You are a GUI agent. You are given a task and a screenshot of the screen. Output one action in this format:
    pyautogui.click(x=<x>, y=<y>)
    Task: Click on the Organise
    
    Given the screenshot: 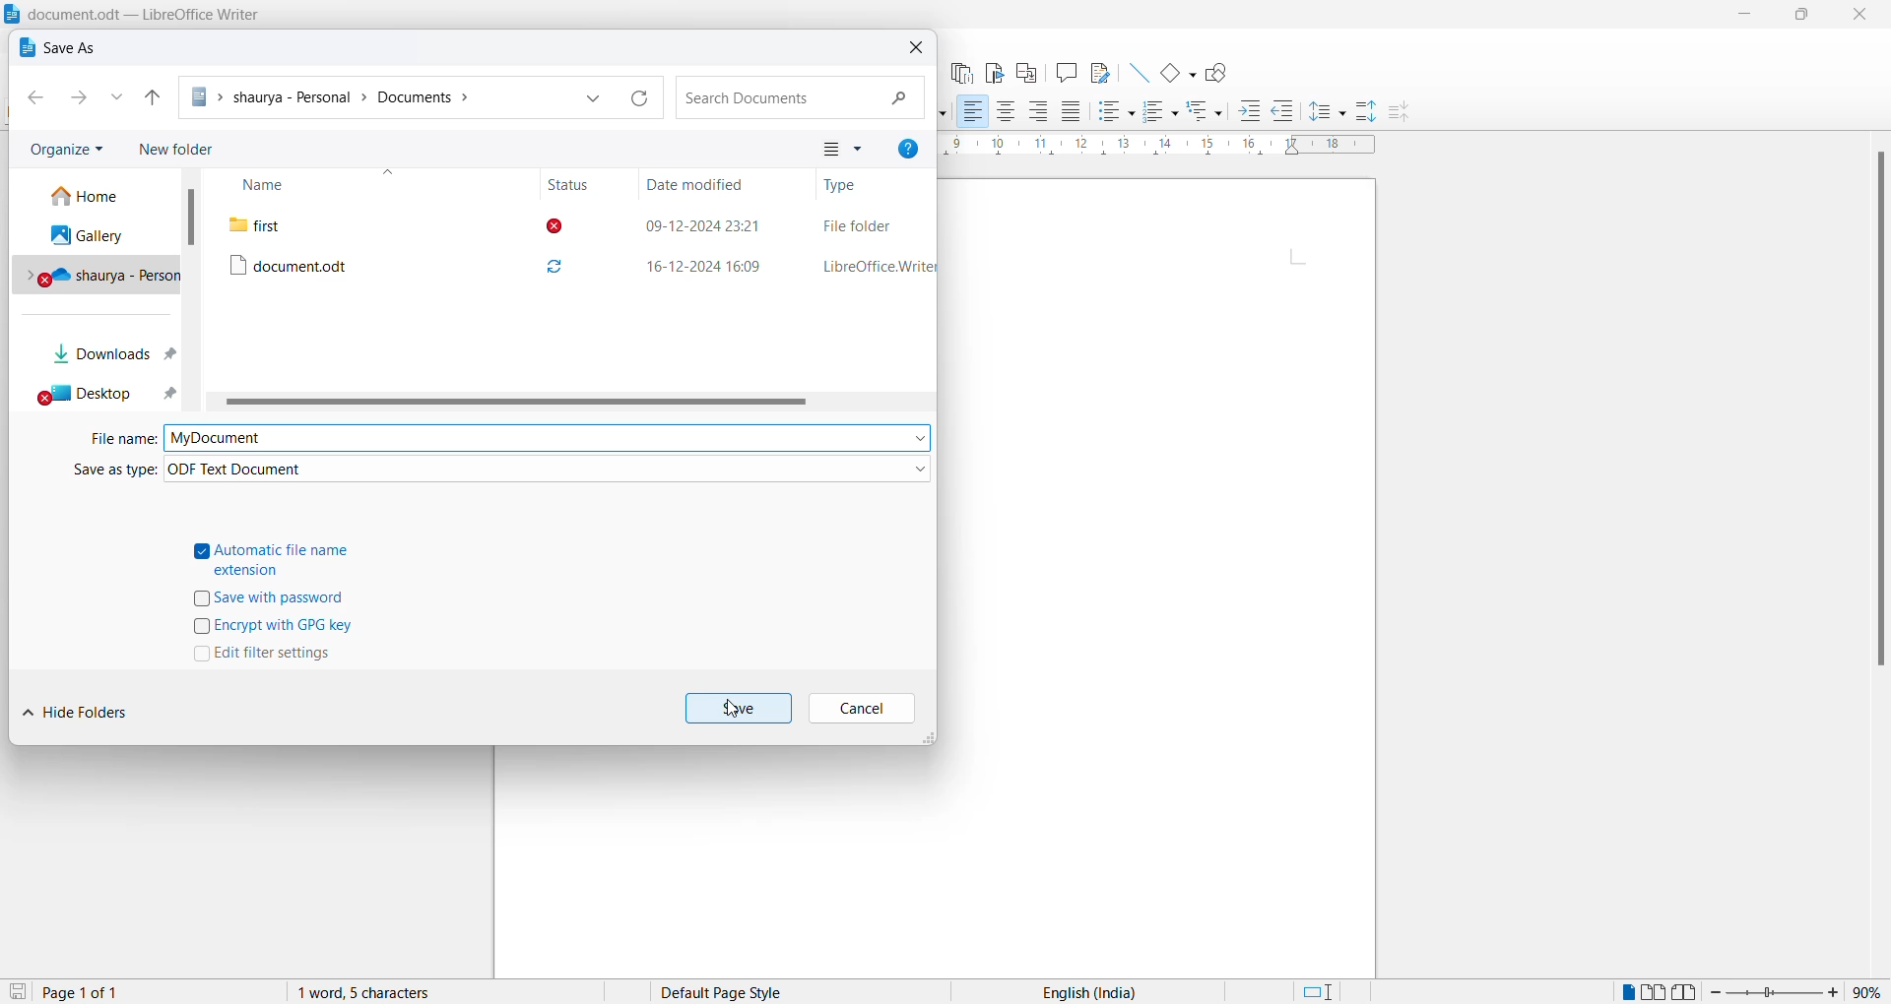 What is the action you would take?
    pyautogui.click(x=64, y=151)
    